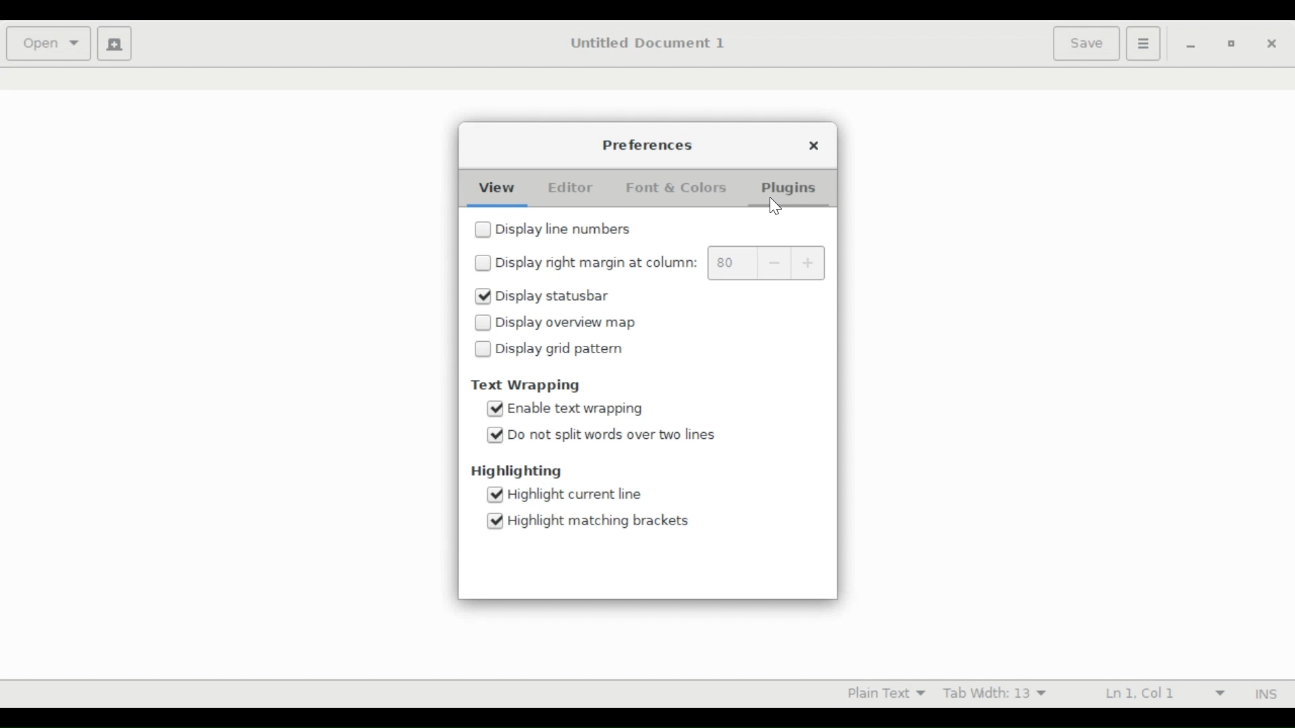 The height and width of the screenshot is (728, 1295). Describe the element at coordinates (566, 323) in the screenshot. I see `(un)check Display overview map` at that location.